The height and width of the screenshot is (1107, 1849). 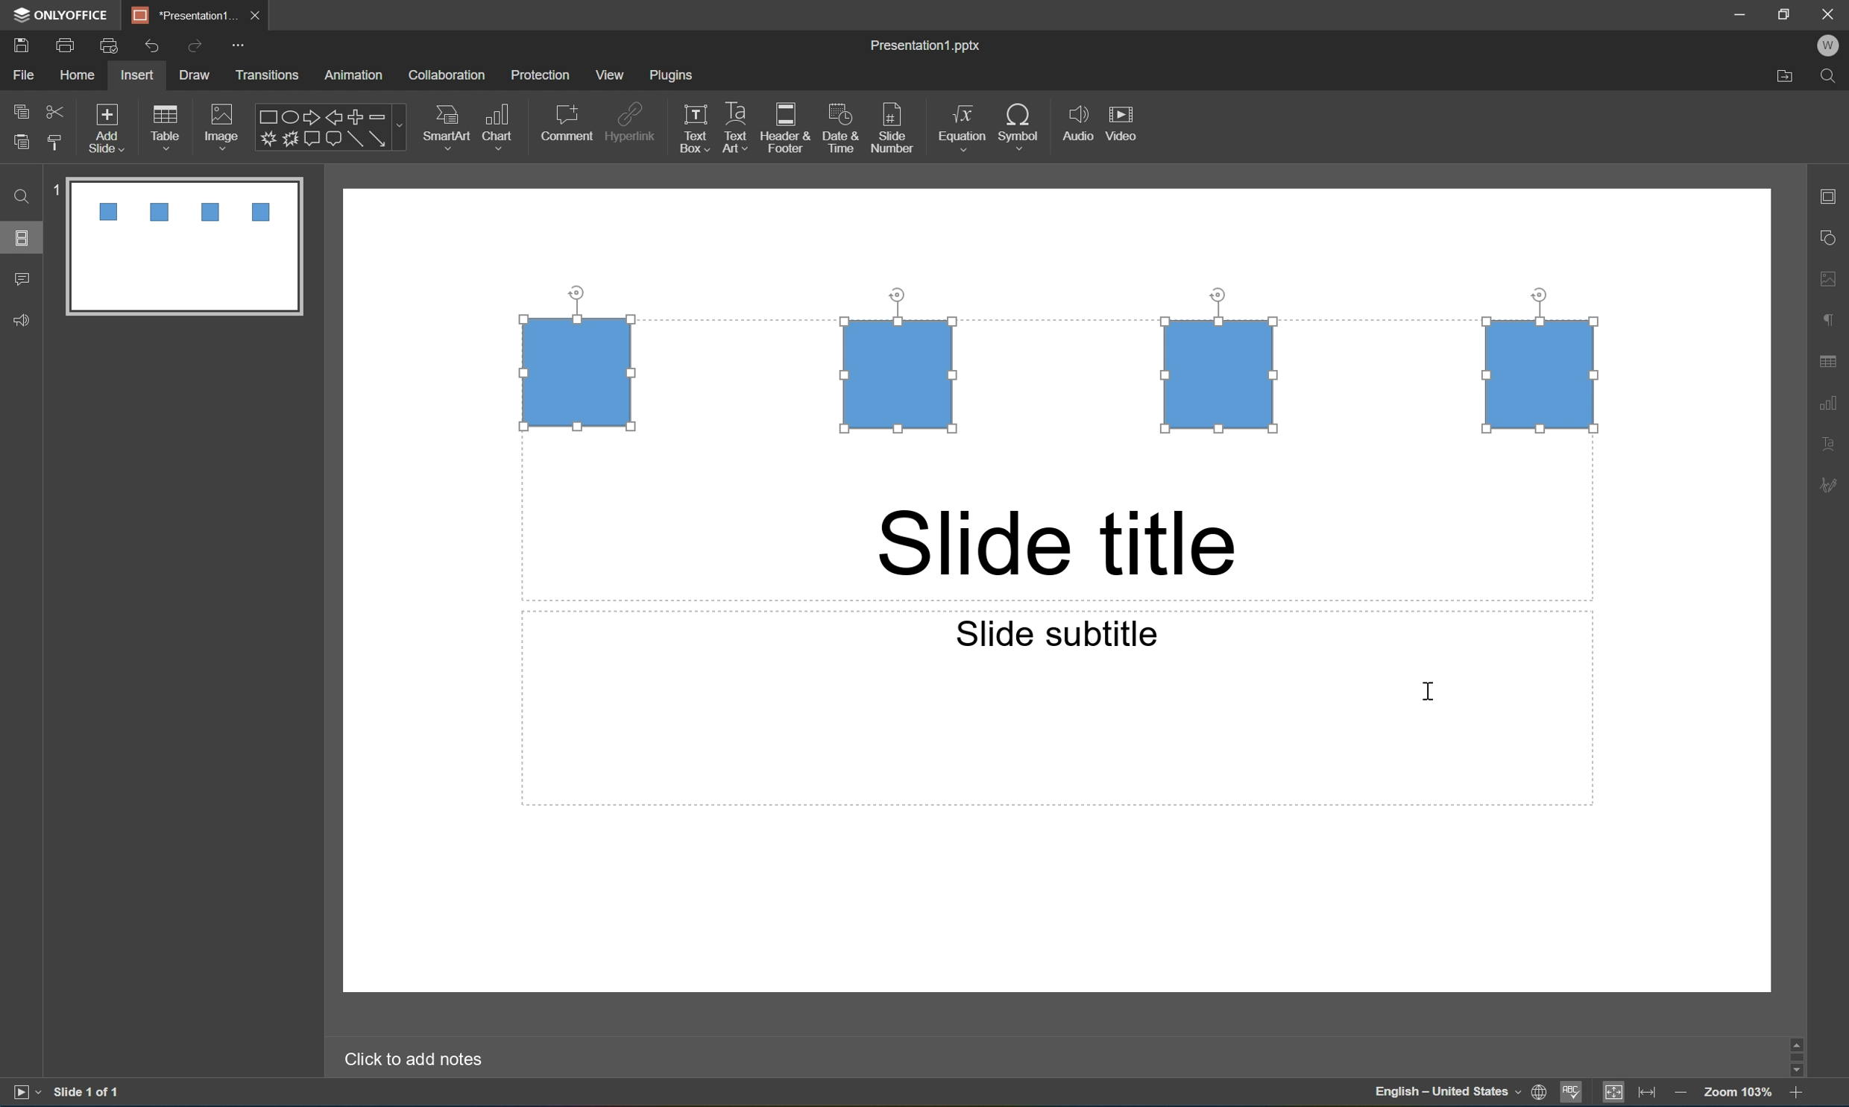 I want to click on fit too slide, so click(x=1615, y=1094).